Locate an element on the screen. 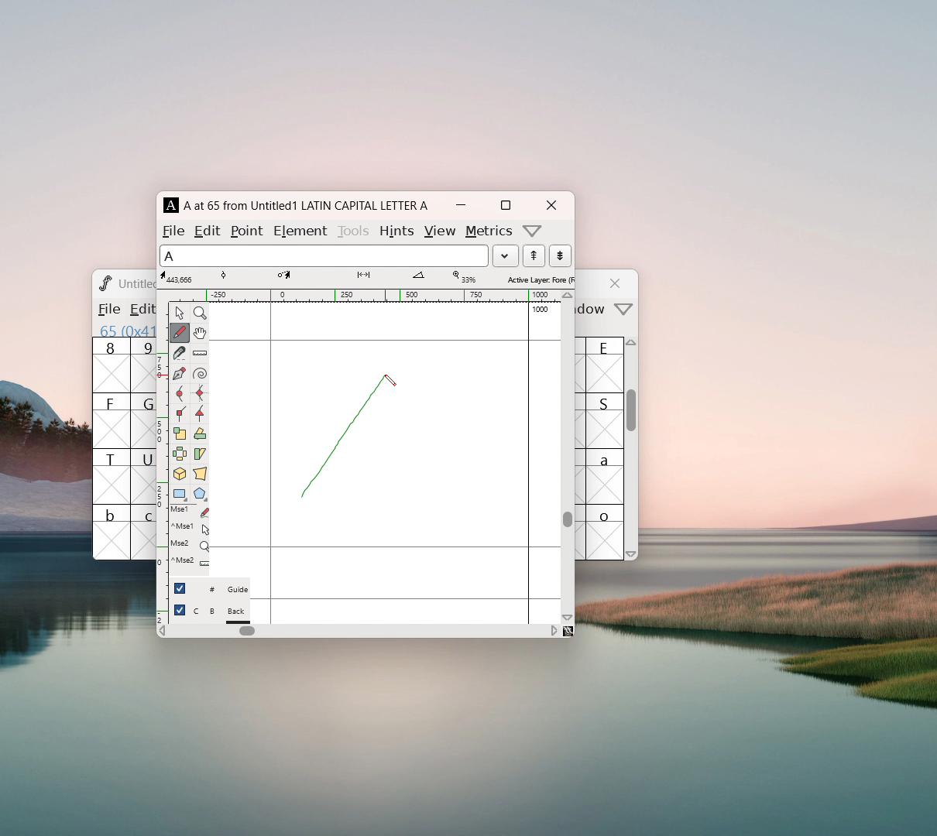 The height and width of the screenshot is (836, 937). more options is located at coordinates (533, 231).